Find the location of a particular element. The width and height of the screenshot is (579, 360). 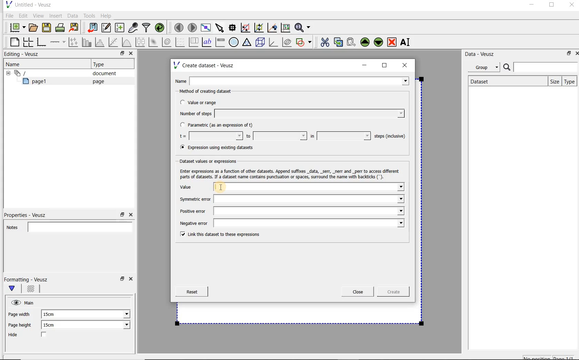

base graph is located at coordinates (41, 42).